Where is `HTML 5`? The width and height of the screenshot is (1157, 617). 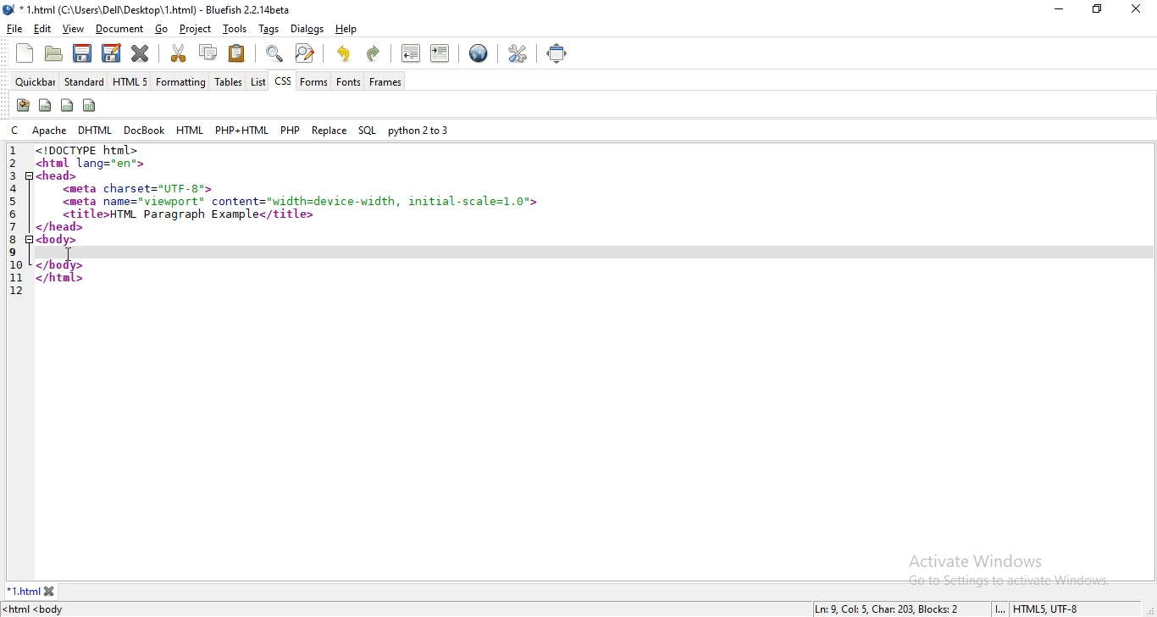 HTML 5 is located at coordinates (130, 80).